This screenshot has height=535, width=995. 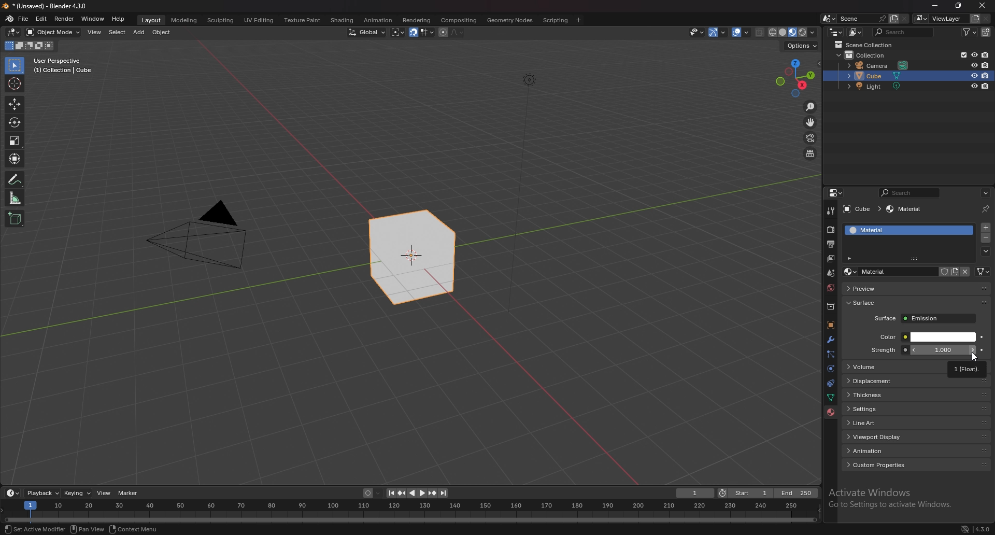 What do you see at coordinates (830, 397) in the screenshot?
I see `data` at bounding box center [830, 397].